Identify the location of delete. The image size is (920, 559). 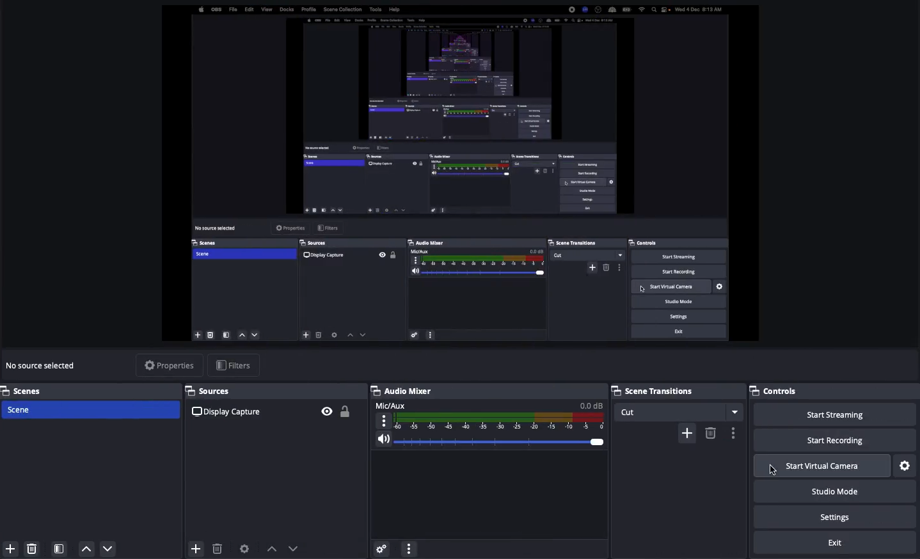
(218, 547).